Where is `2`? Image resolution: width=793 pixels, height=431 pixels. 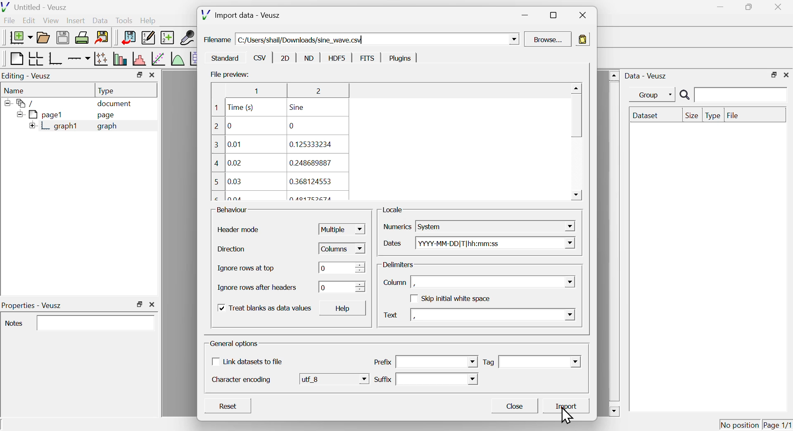 2 is located at coordinates (315, 92).